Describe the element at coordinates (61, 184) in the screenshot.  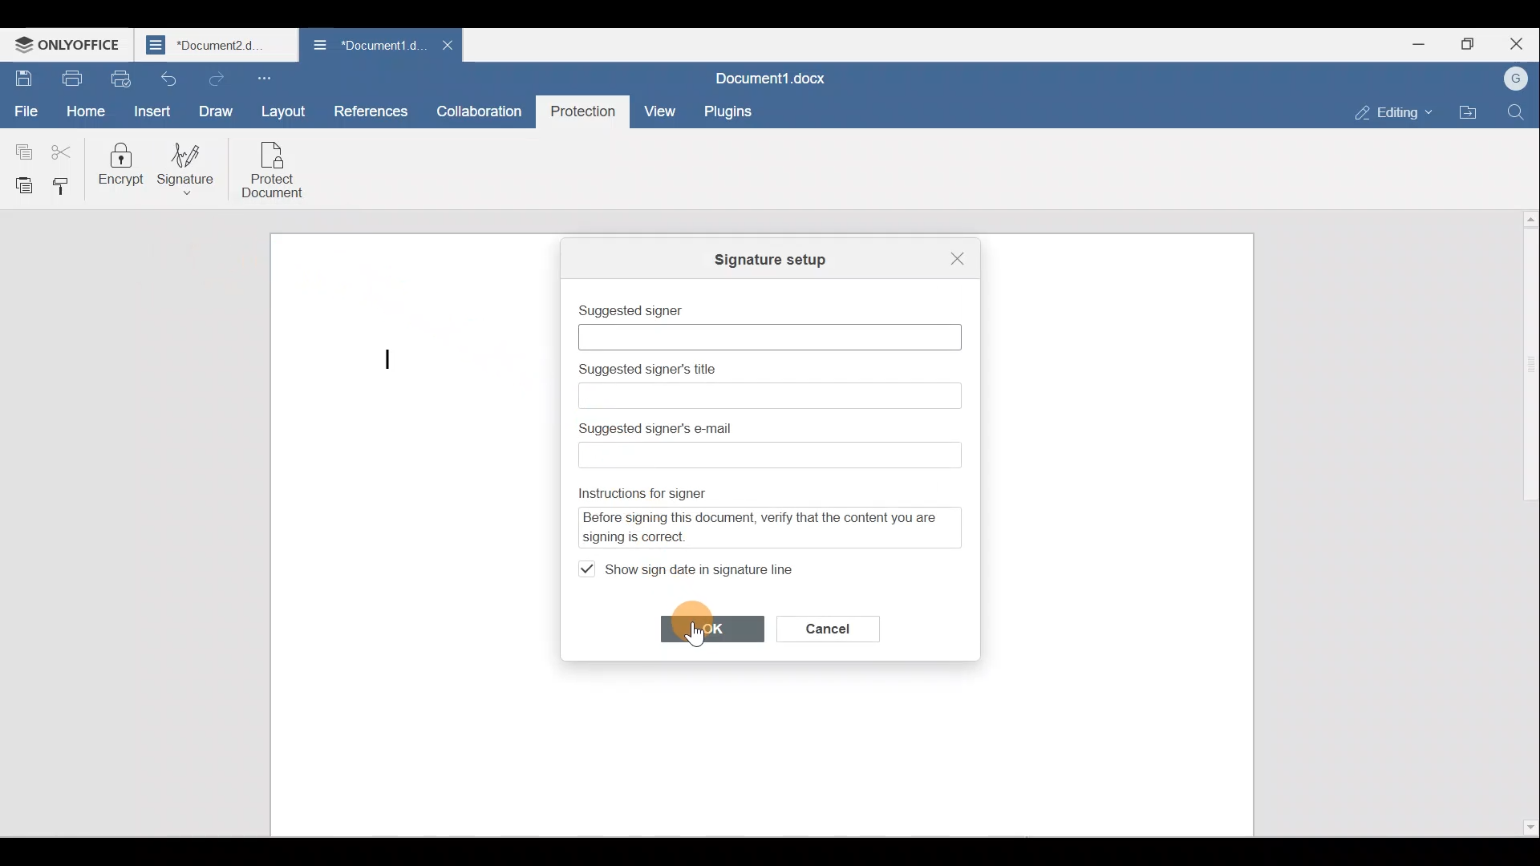
I see `Copy style` at that location.